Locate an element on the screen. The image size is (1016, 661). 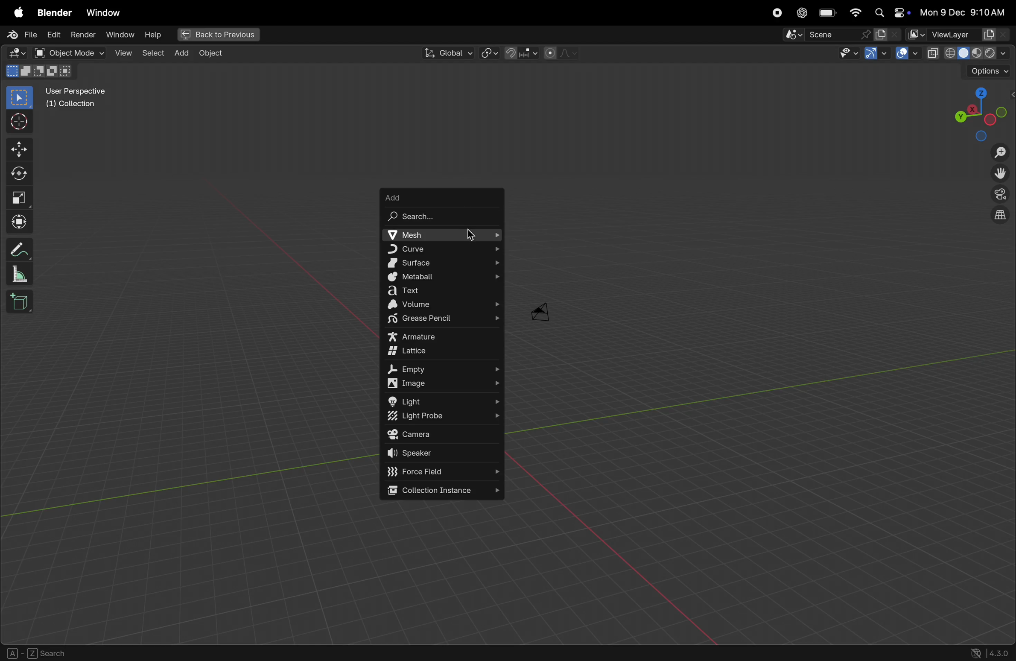
text is located at coordinates (444, 291).